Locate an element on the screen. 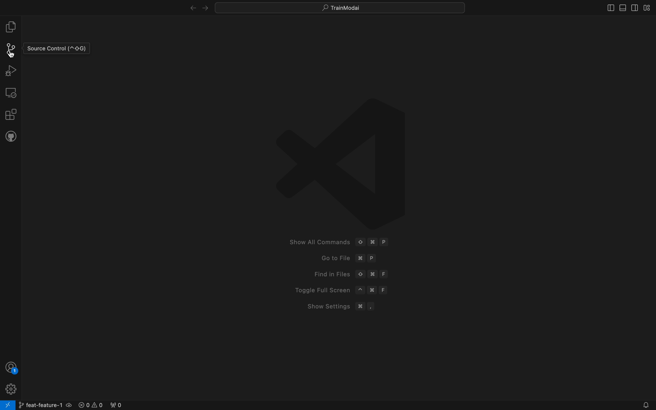 Image resolution: width=656 pixels, height=410 pixels. command is located at coordinates (360, 259).